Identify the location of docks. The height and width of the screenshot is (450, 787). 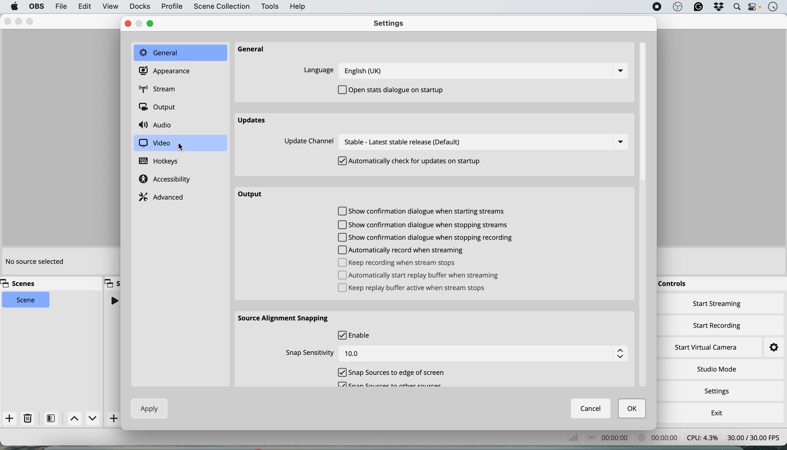
(140, 6).